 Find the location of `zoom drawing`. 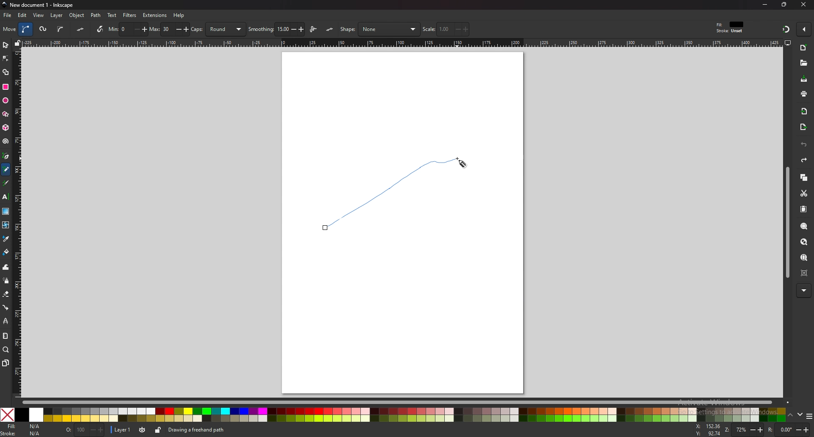

zoom drawing is located at coordinates (804, 243).